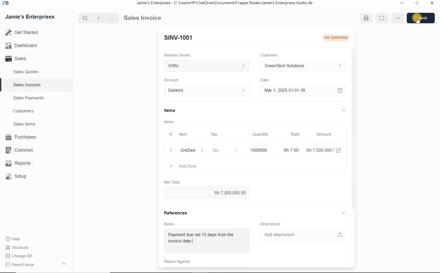 Image resolution: width=440 pixels, height=273 pixels. I want to click on Sh 7.00, so click(290, 150).